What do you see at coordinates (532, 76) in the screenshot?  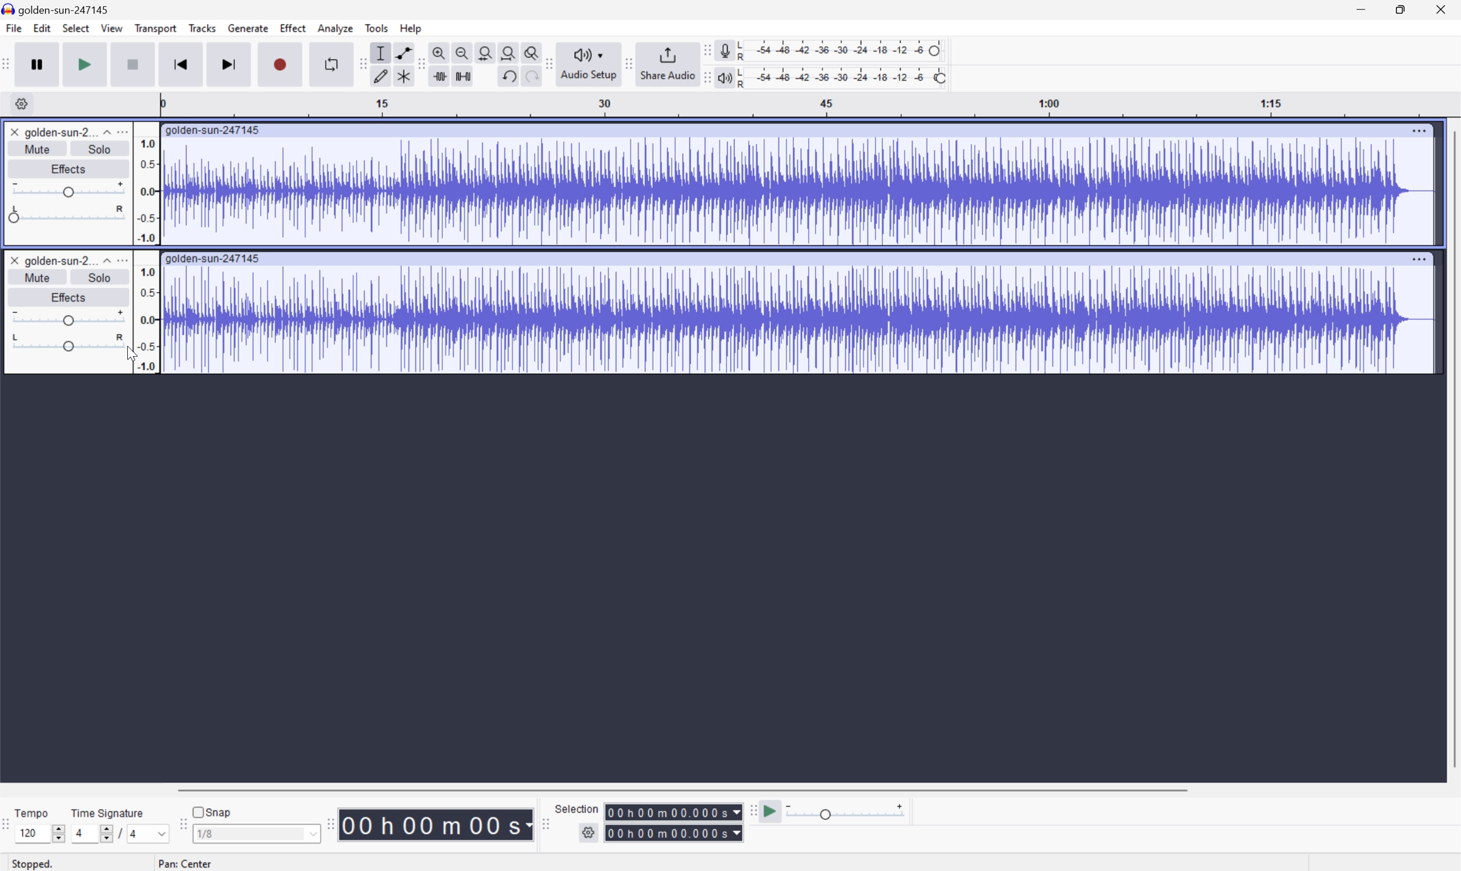 I see `Redo` at bounding box center [532, 76].